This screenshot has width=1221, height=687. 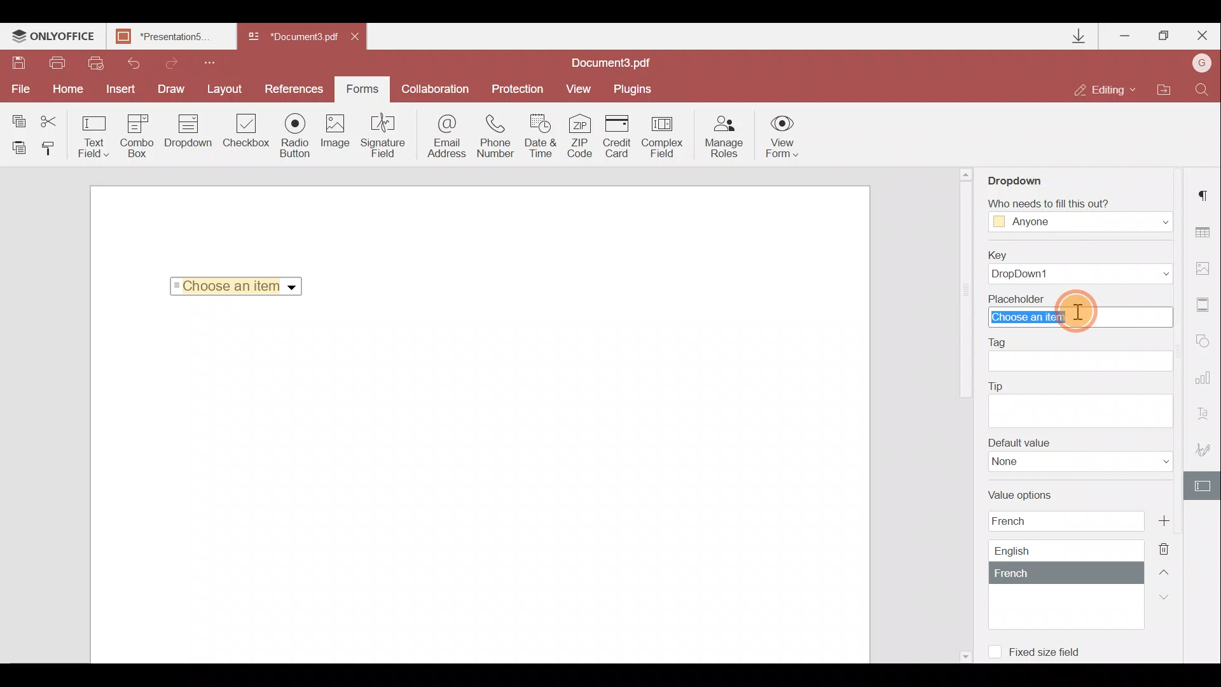 What do you see at coordinates (66, 89) in the screenshot?
I see `Home` at bounding box center [66, 89].